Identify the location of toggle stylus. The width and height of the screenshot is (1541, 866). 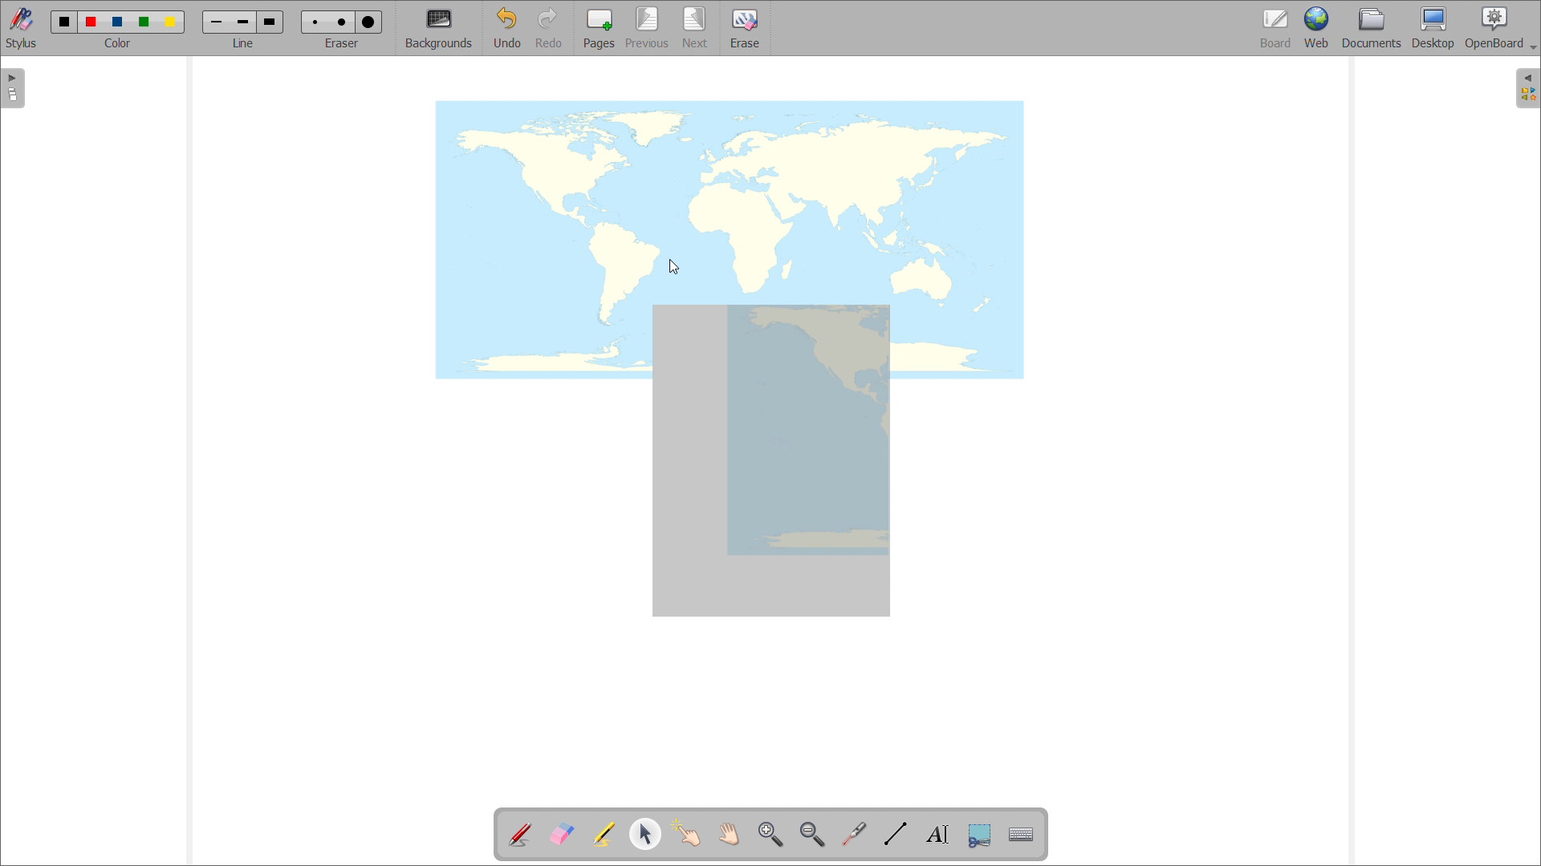
(23, 28).